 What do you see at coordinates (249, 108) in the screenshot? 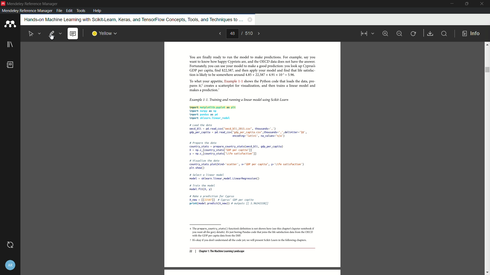
I see `Example 1-1. Training and running a linear model using Scikit-Learn
tnport matplotlib.pyplot as plt

nport nunpy as np.

tnport pandas as pd

tnport sklearn. Linear_nodel` at bounding box center [249, 108].